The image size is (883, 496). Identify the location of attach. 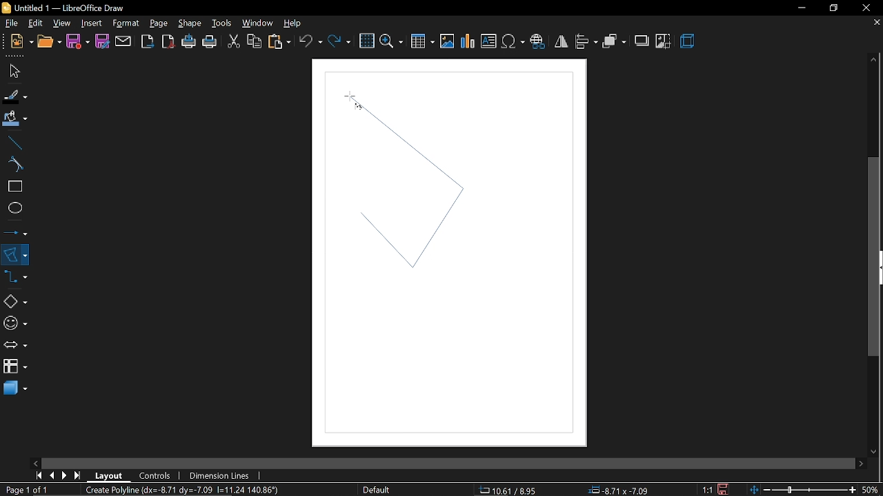
(123, 41).